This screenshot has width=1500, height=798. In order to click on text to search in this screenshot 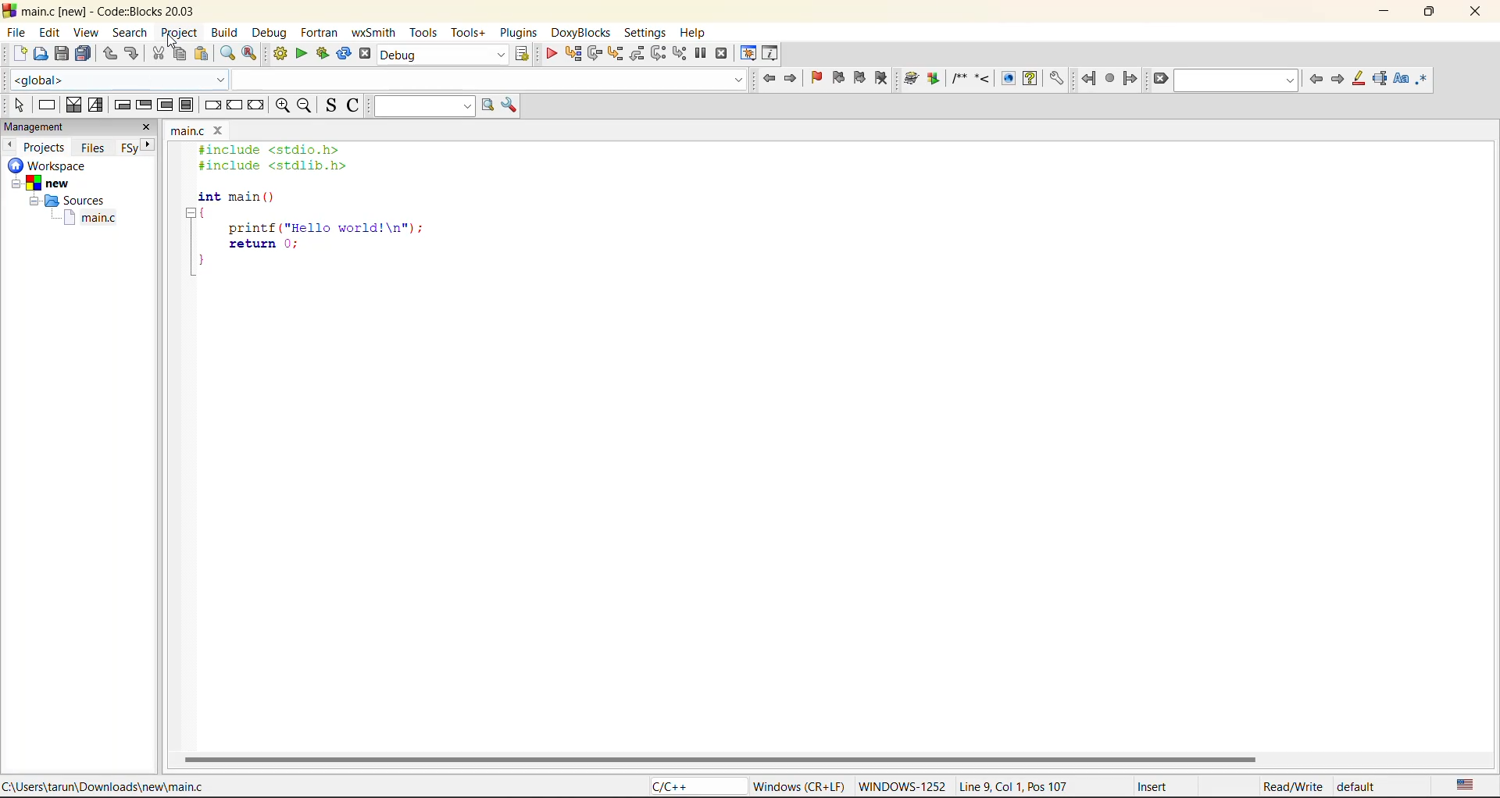, I will do `click(426, 106)`.